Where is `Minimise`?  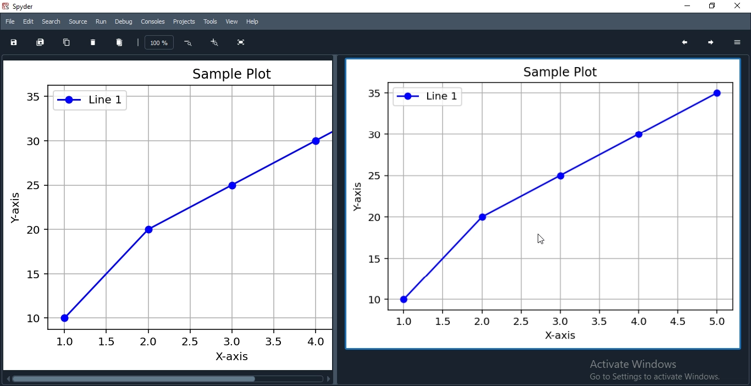 Minimise is located at coordinates (681, 6).